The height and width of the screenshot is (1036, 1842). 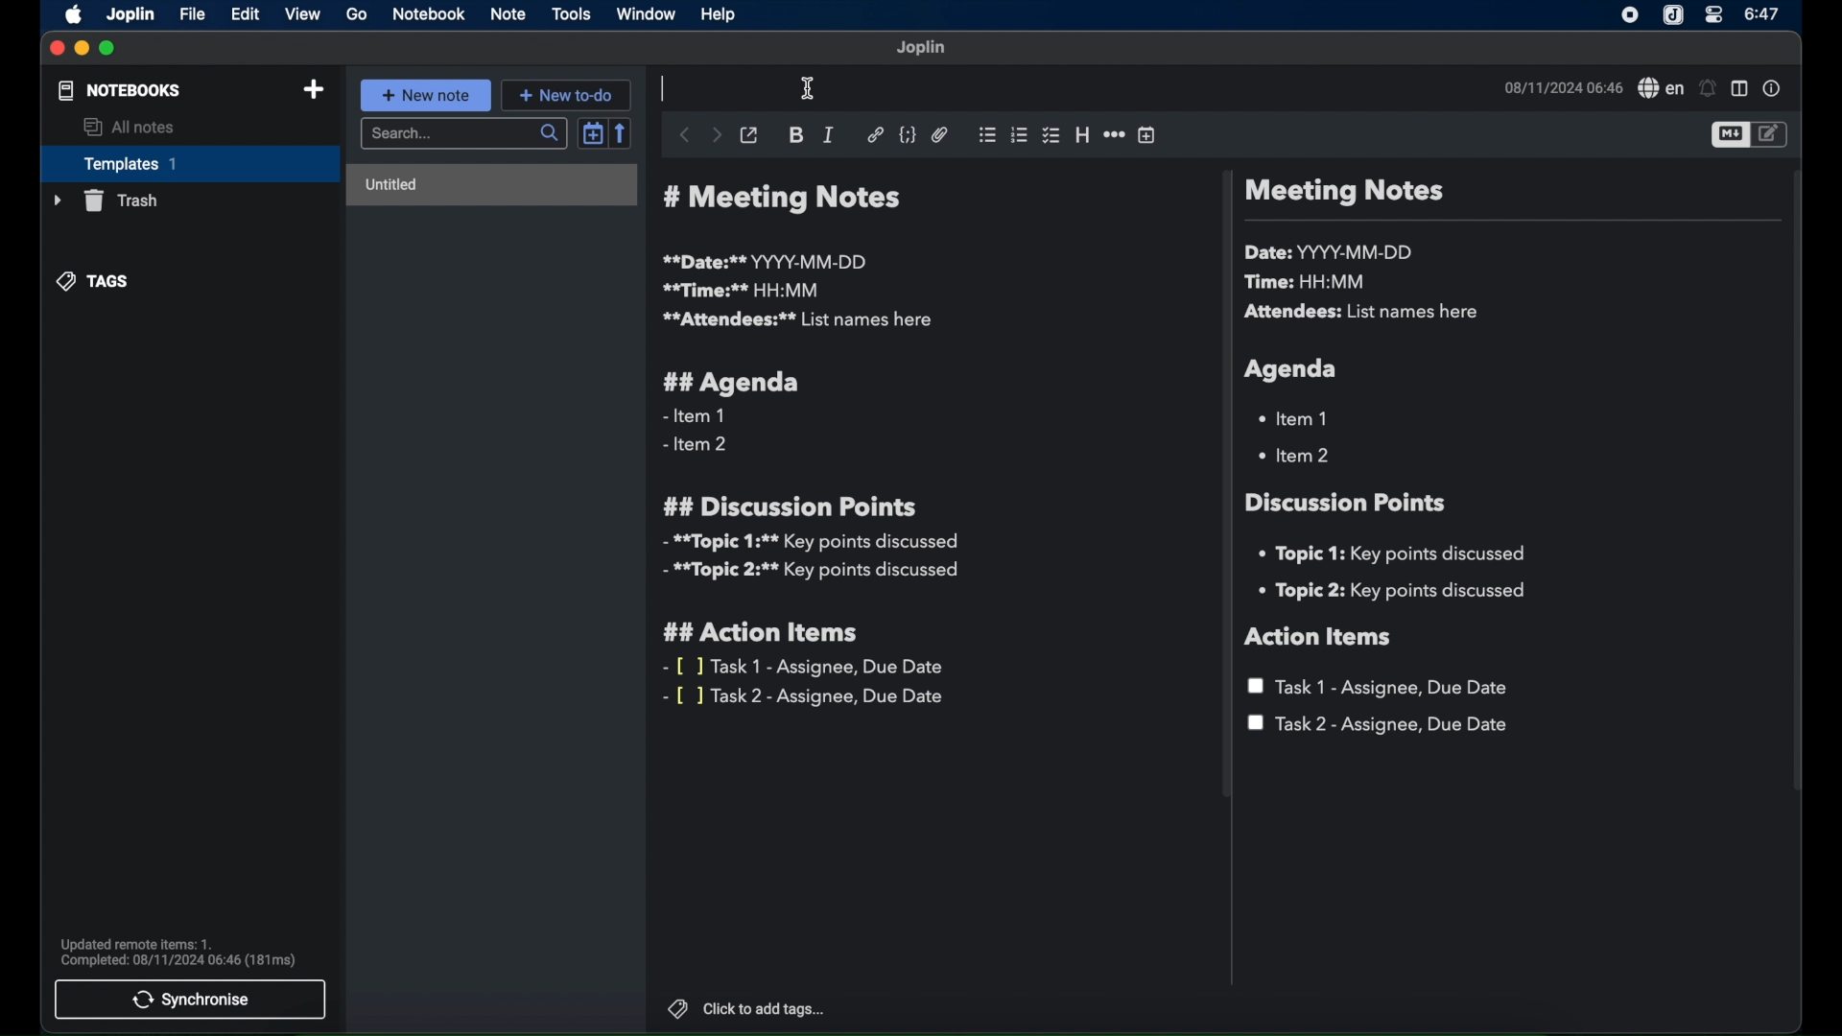 What do you see at coordinates (570, 94) in the screenshot?
I see `new to-do` at bounding box center [570, 94].